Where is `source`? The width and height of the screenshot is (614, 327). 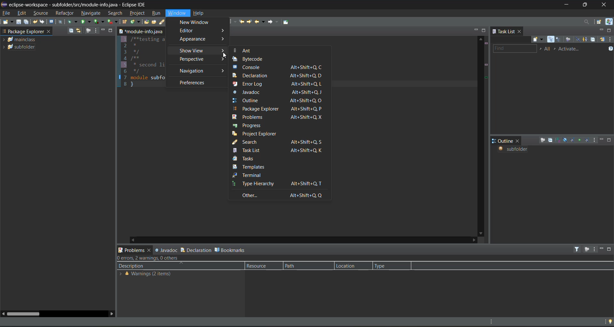
source is located at coordinates (42, 13).